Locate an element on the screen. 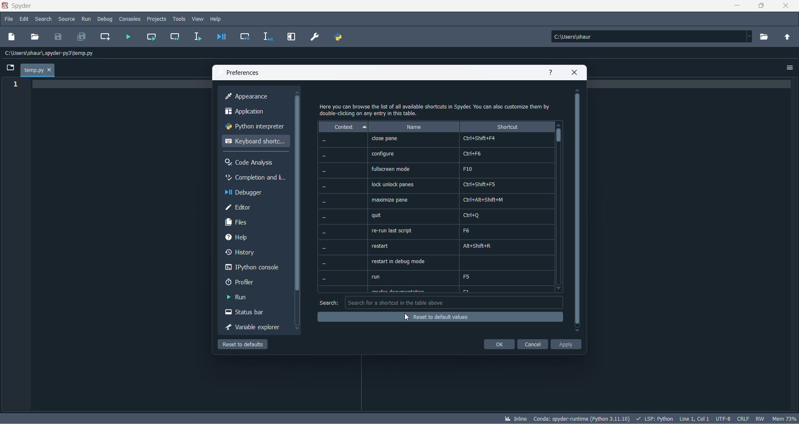 This screenshot has height=424, width=799. minimize is located at coordinates (737, 8).